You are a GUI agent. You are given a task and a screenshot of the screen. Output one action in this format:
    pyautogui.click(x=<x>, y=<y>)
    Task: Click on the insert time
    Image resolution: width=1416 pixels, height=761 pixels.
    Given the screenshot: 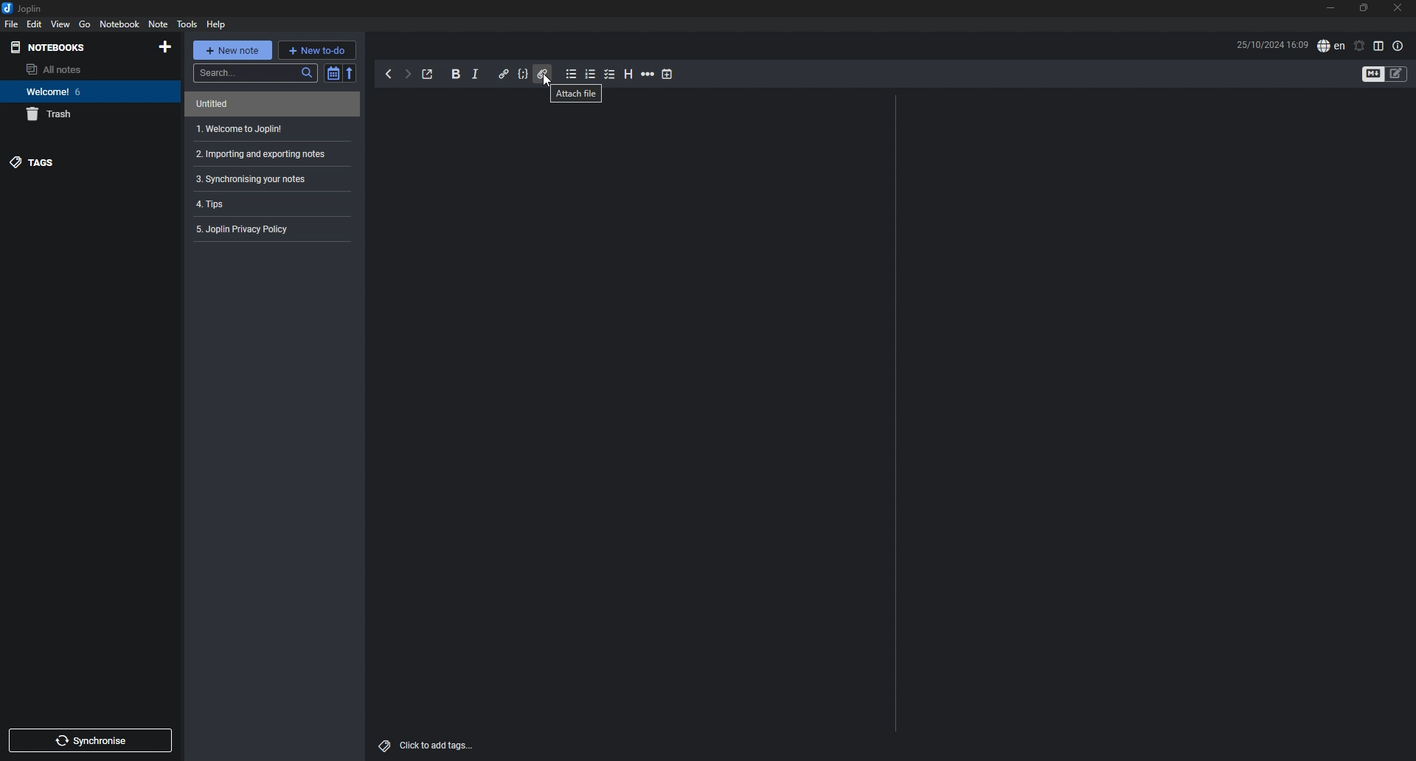 What is the action you would take?
    pyautogui.click(x=667, y=74)
    